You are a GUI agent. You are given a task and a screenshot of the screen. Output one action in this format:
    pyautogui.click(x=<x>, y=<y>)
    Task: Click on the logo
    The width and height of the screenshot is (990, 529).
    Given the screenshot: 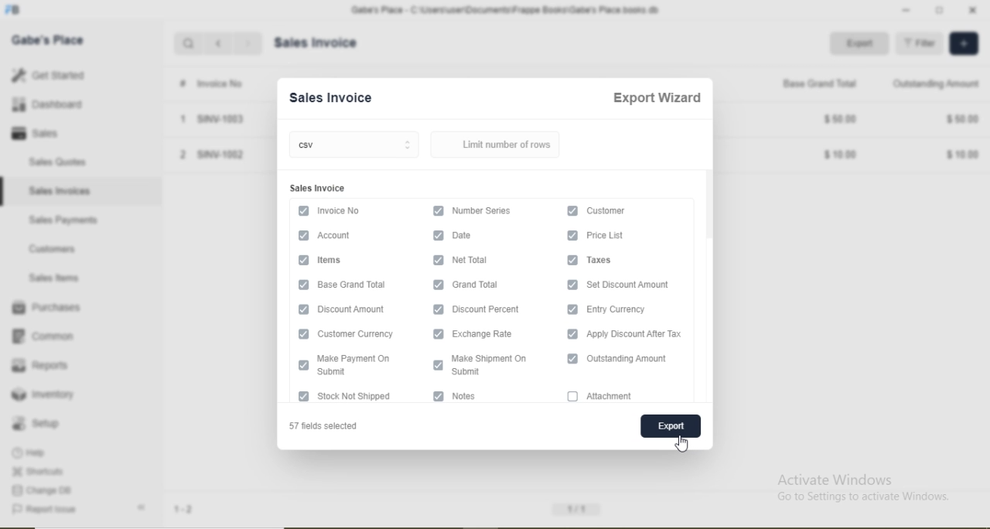 What is the action you would take?
    pyautogui.click(x=19, y=10)
    